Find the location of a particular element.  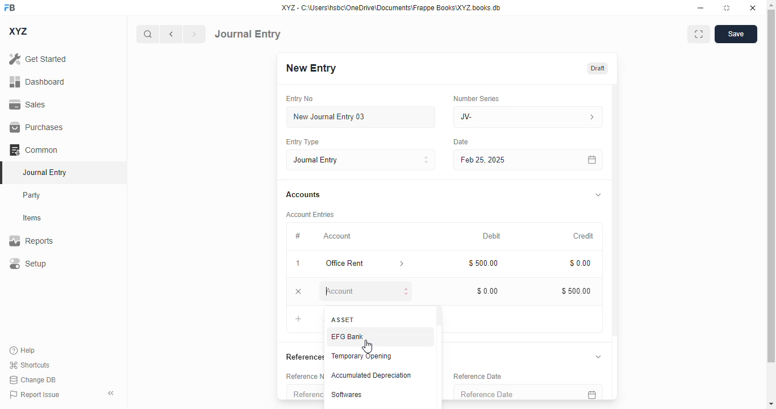

reference number is located at coordinates (304, 392).